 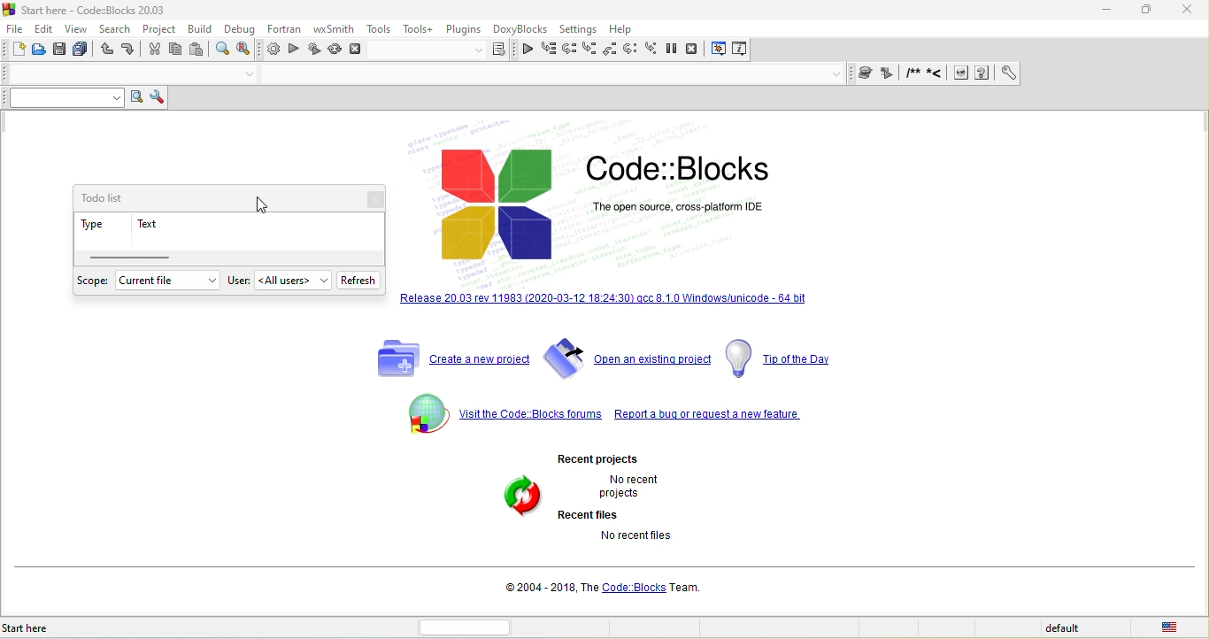 I want to click on drop down, so click(x=837, y=74).